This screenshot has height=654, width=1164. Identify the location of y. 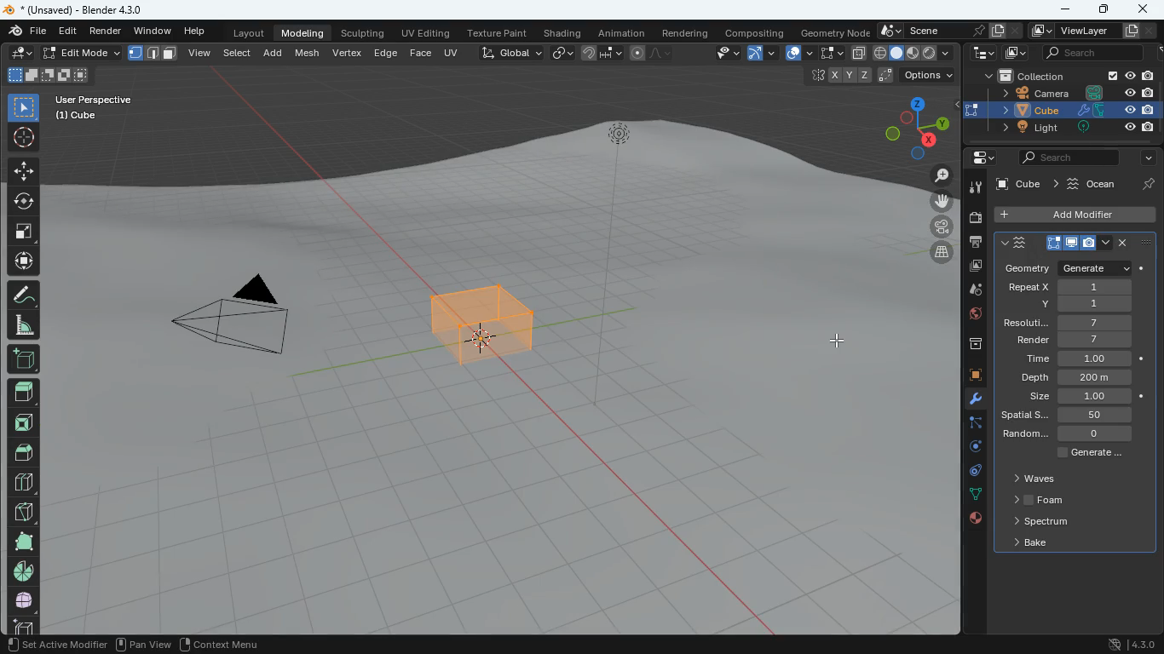
(1077, 303).